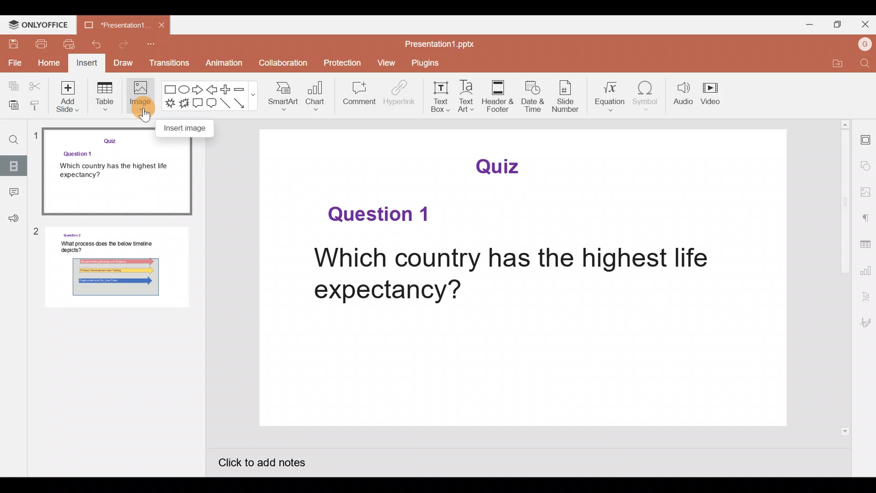  What do you see at coordinates (43, 45) in the screenshot?
I see `Print file` at bounding box center [43, 45].